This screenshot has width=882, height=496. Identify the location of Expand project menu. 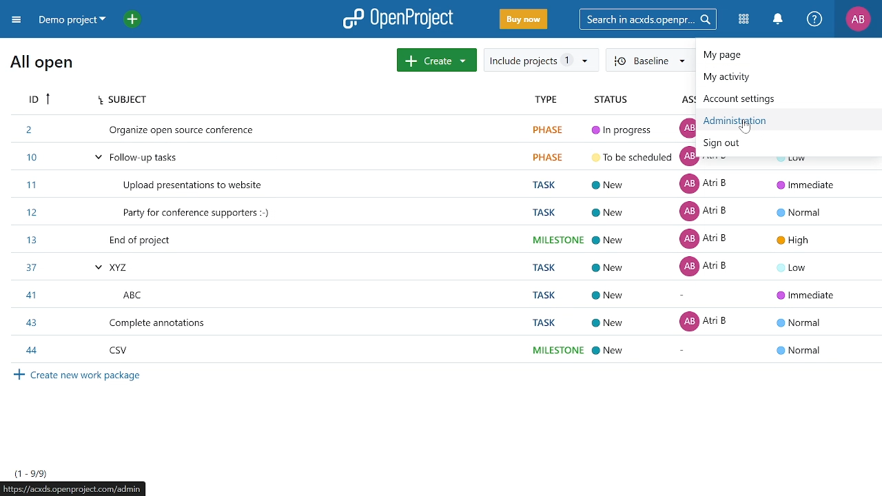
(16, 19).